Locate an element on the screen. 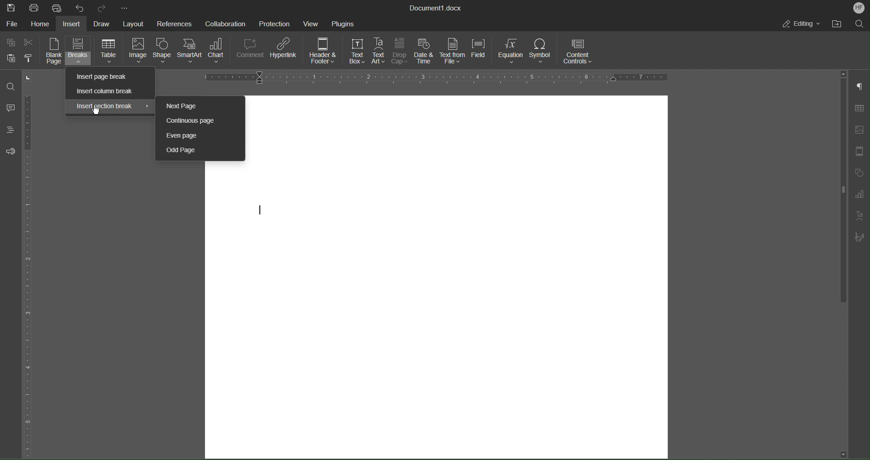 The width and height of the screenshot is (870, 460). Text Art is located at coordinates (379, 52).